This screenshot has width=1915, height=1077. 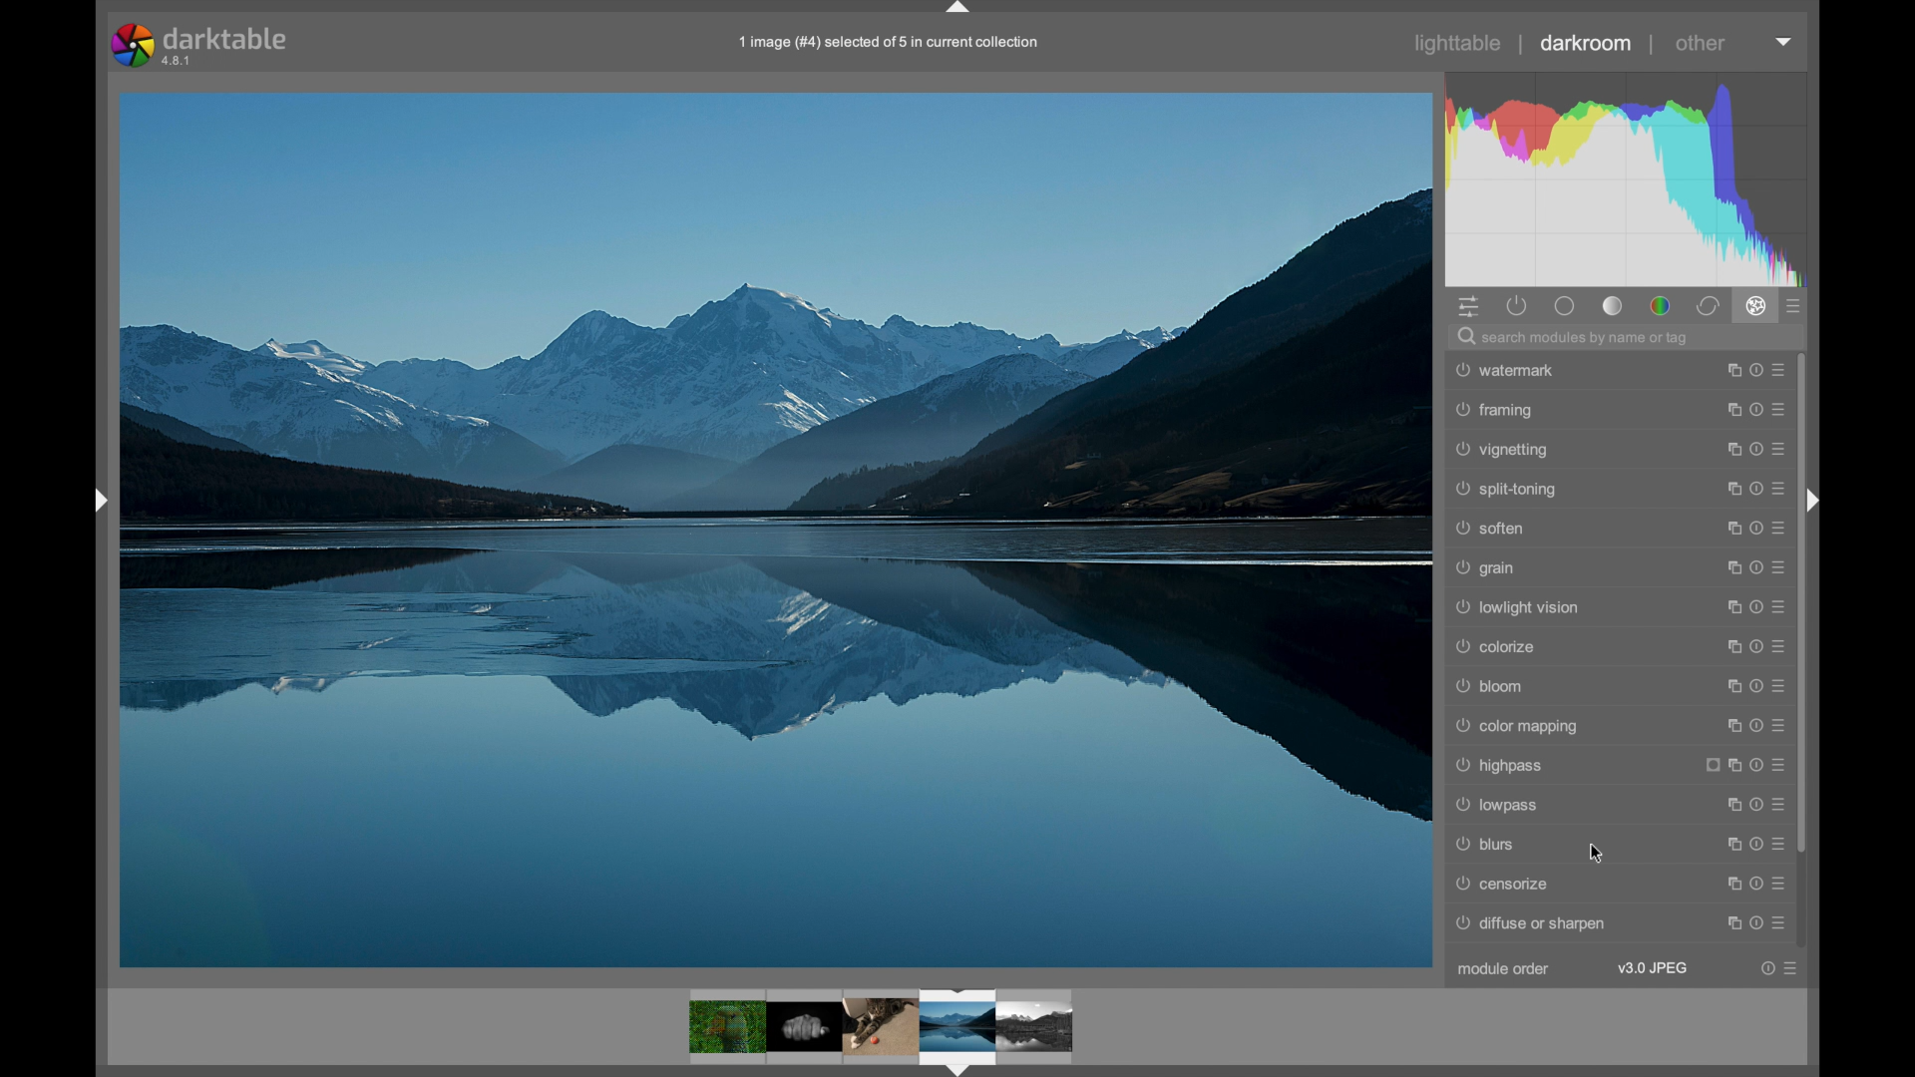 I want to click on other, so click(x=1701, y=44).